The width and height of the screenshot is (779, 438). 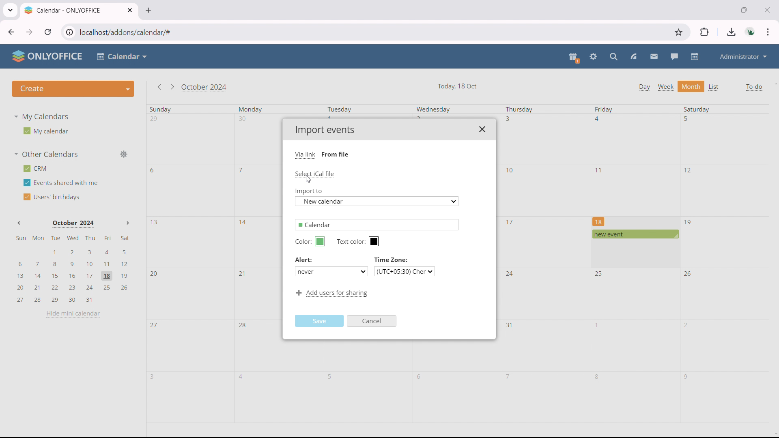 What do you see at coordinates (331, 377) in the screenshot?
I see `5` at bounding box center [331, 377].